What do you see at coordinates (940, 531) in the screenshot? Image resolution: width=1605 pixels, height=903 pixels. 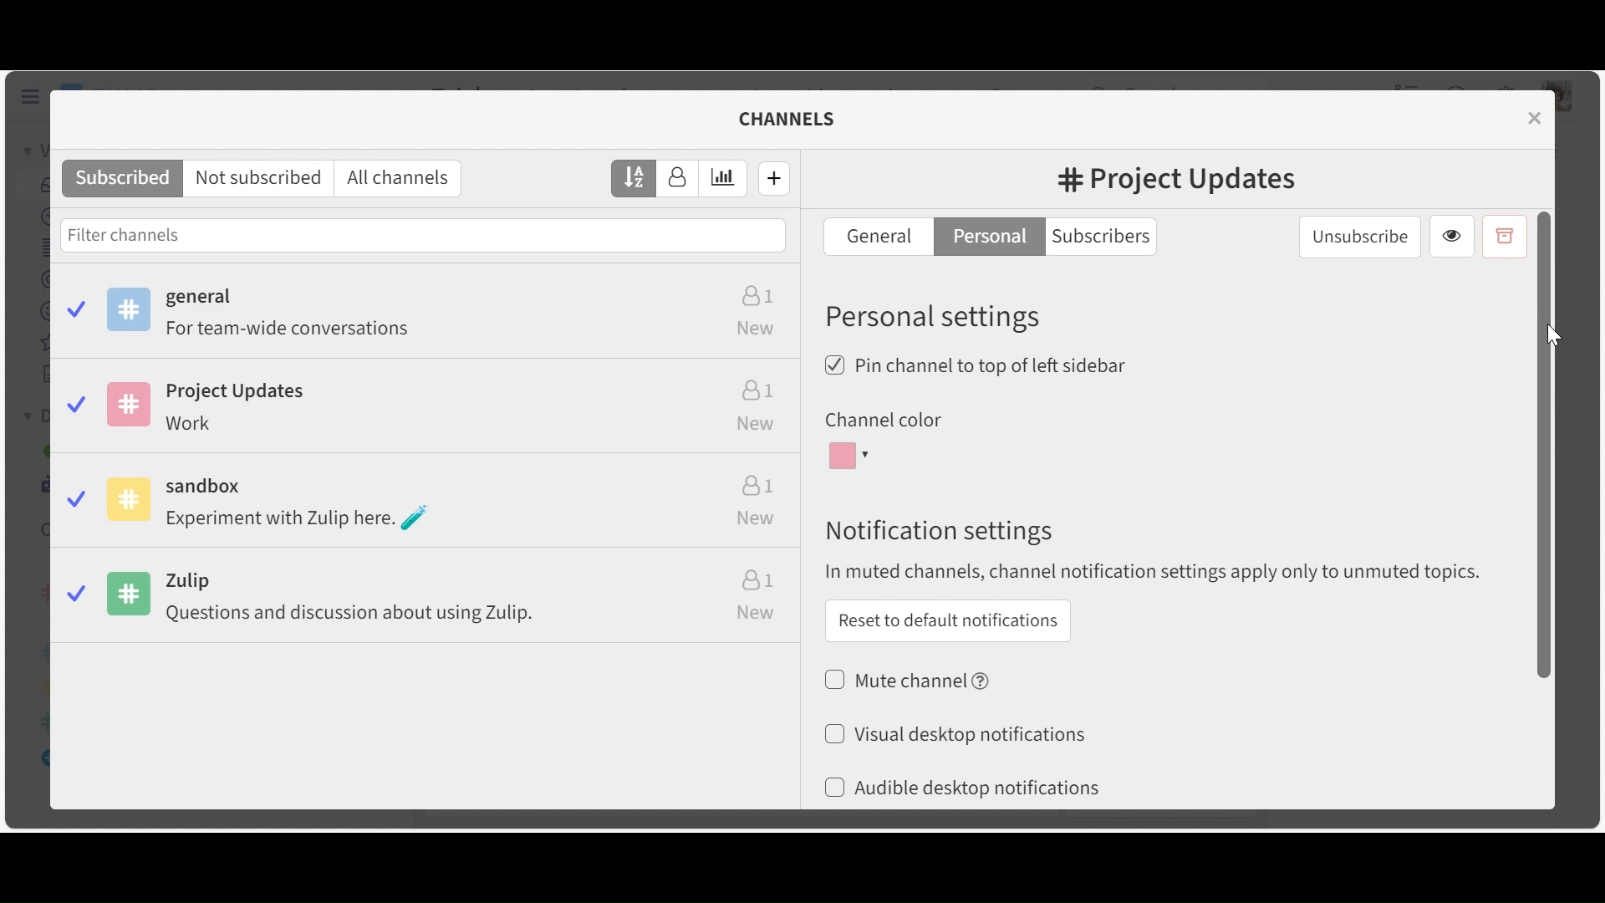 I see `Notification settings` at bounding box center [940, 531].